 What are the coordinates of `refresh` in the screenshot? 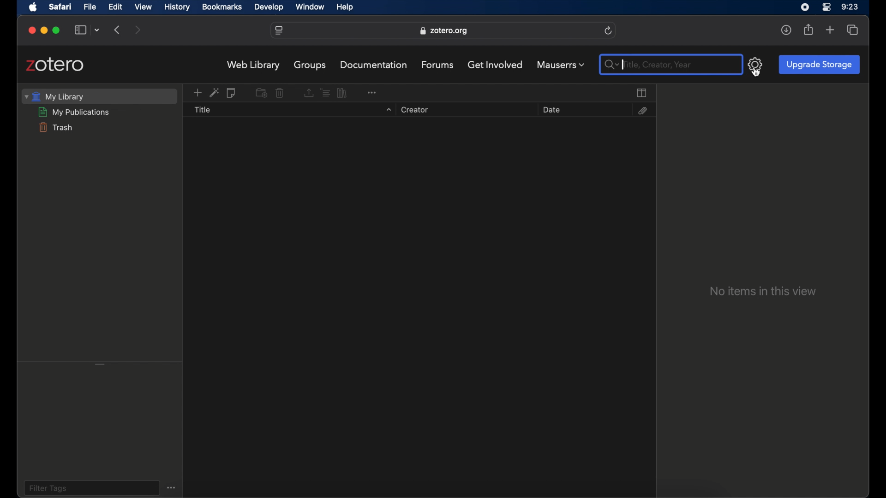 It's located at (609, 31).